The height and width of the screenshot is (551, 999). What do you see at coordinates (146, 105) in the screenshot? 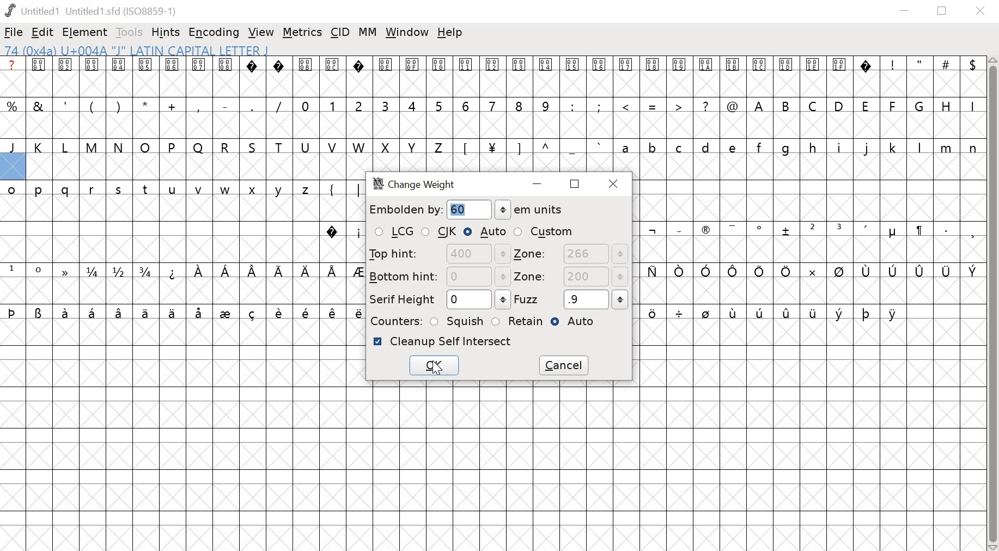
I see `special characters` at bounding box center [146, 105].